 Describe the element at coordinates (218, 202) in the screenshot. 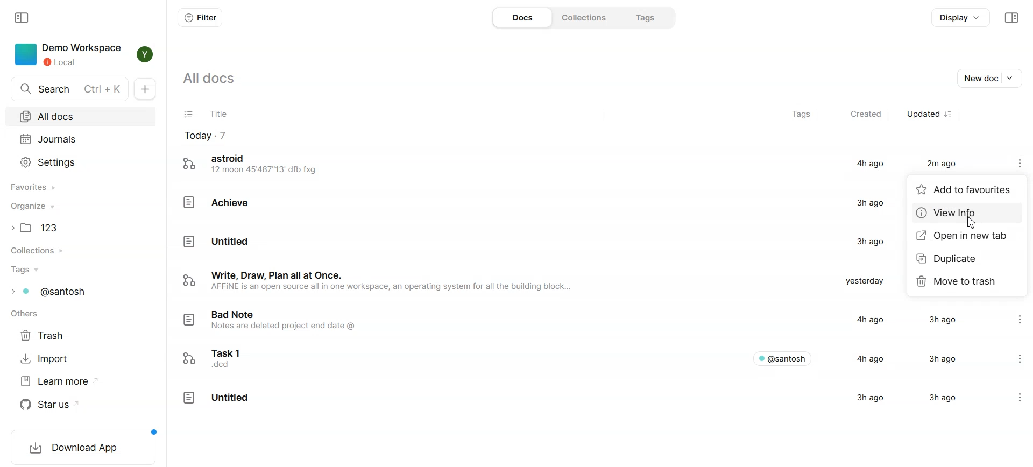

I see `Achieve` at that location.